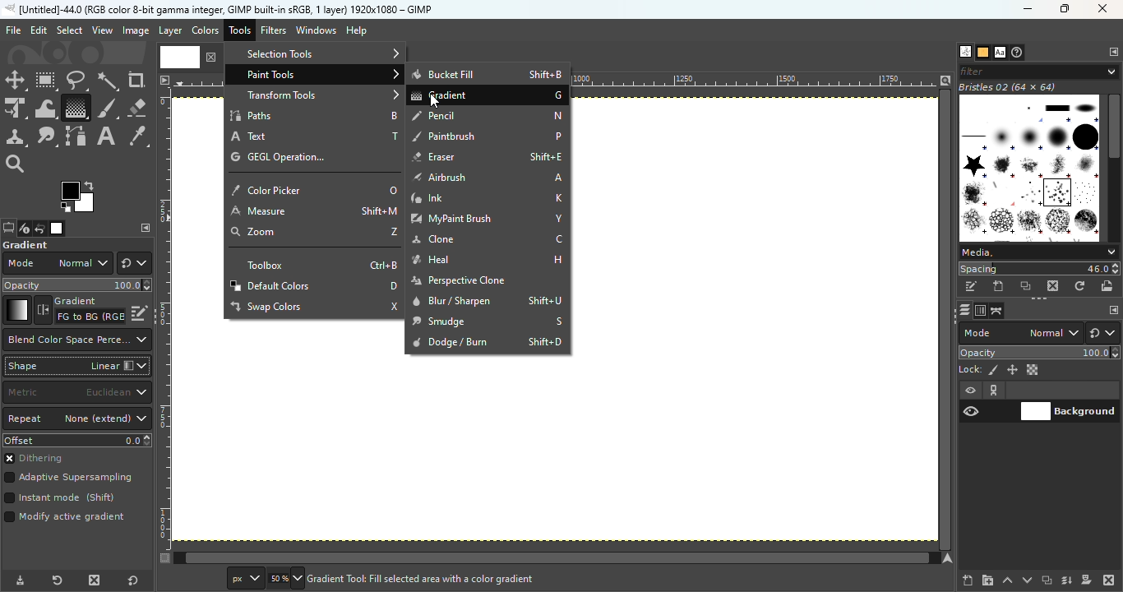  Describe the element at coordinates (16, 162) in the screenshot. I see `Zoom tool` at that location.